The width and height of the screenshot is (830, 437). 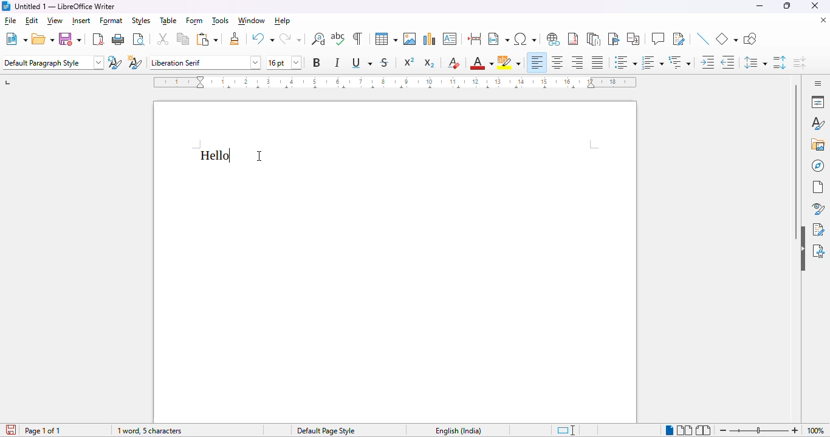 What do you see at coordinates (363, 63) in the screenshot?
I see `underline` at bounding box center [363, 63].